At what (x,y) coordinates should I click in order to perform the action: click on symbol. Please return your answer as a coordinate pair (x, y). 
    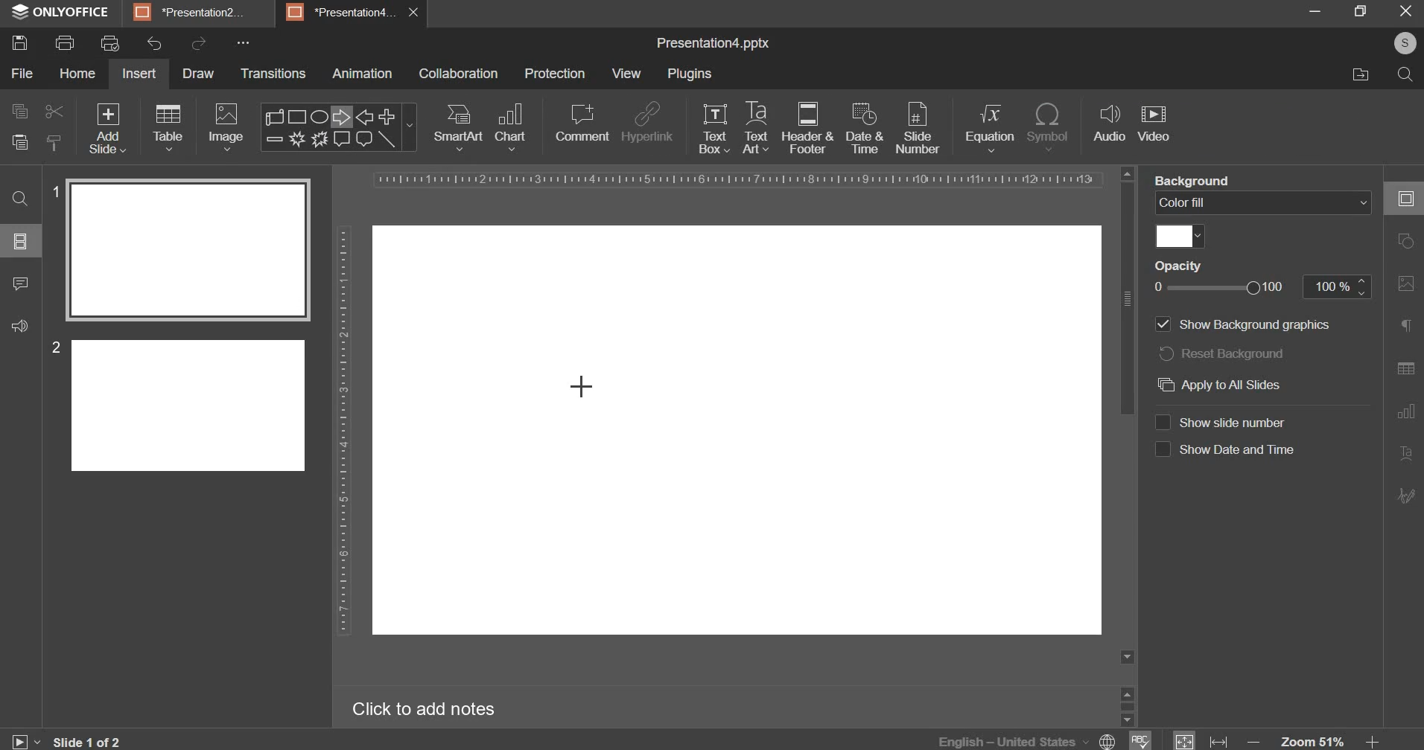
    Looking at the image, I should click on (1049, 125).